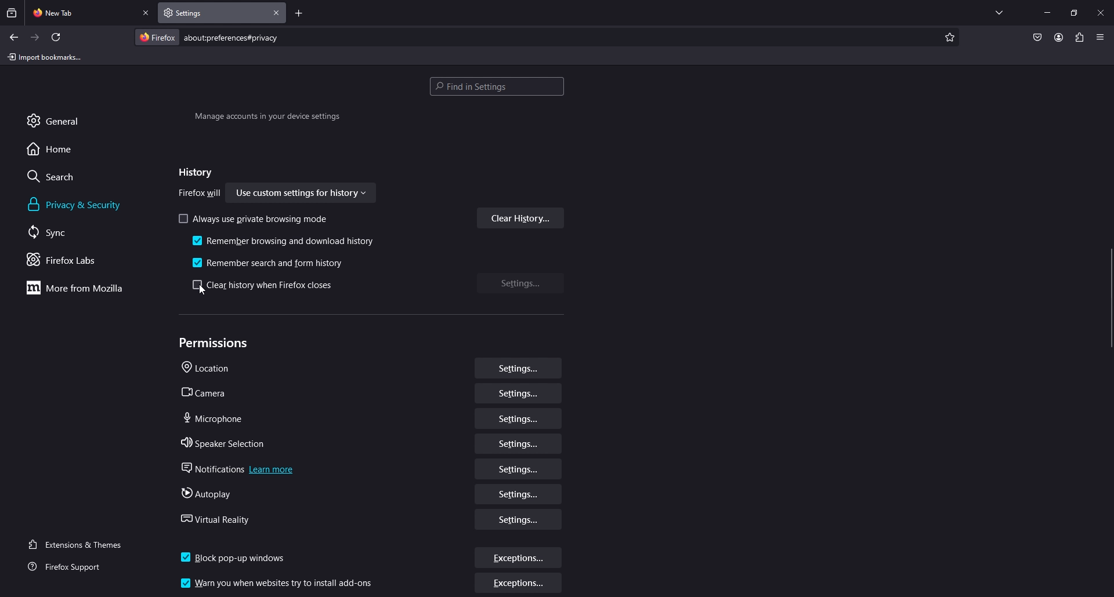 The width and height of the screenshot is (1114, 597). What do you see at coordinates (81, 287) in the screenshot?
I see `more from mozilla` at bounding box center [81, 287].